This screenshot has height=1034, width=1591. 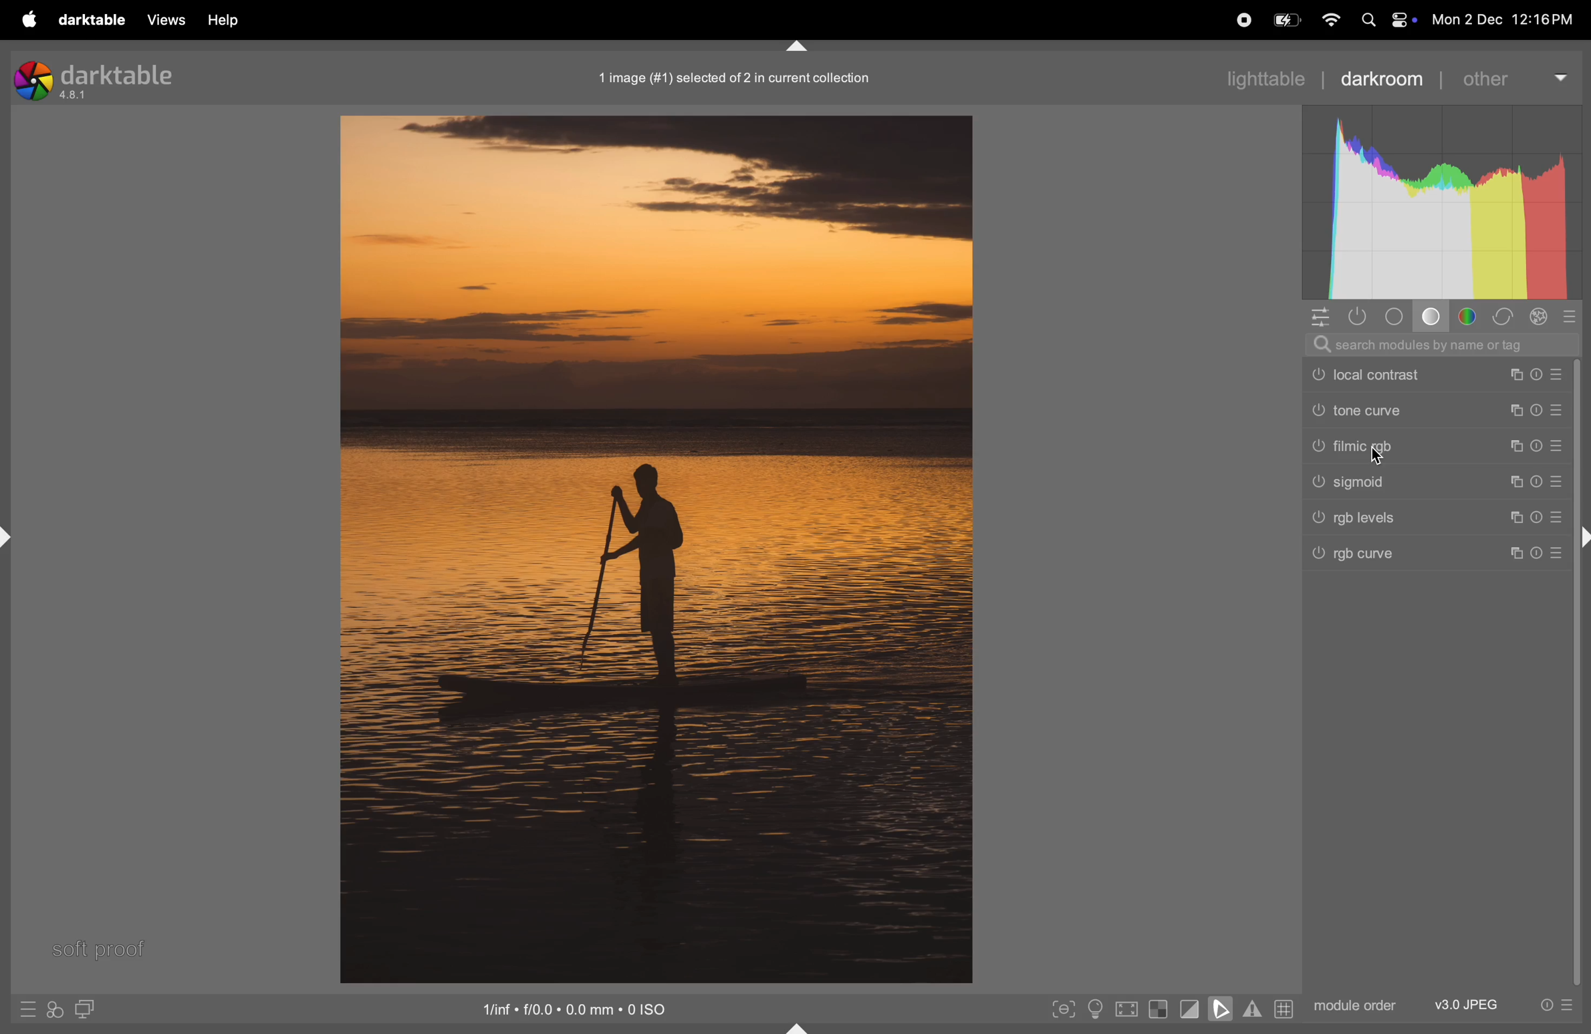 What do you see at coordinates (1398, 317) in the screenshot?
I see `tone ` at bounding box center [1398, 317].